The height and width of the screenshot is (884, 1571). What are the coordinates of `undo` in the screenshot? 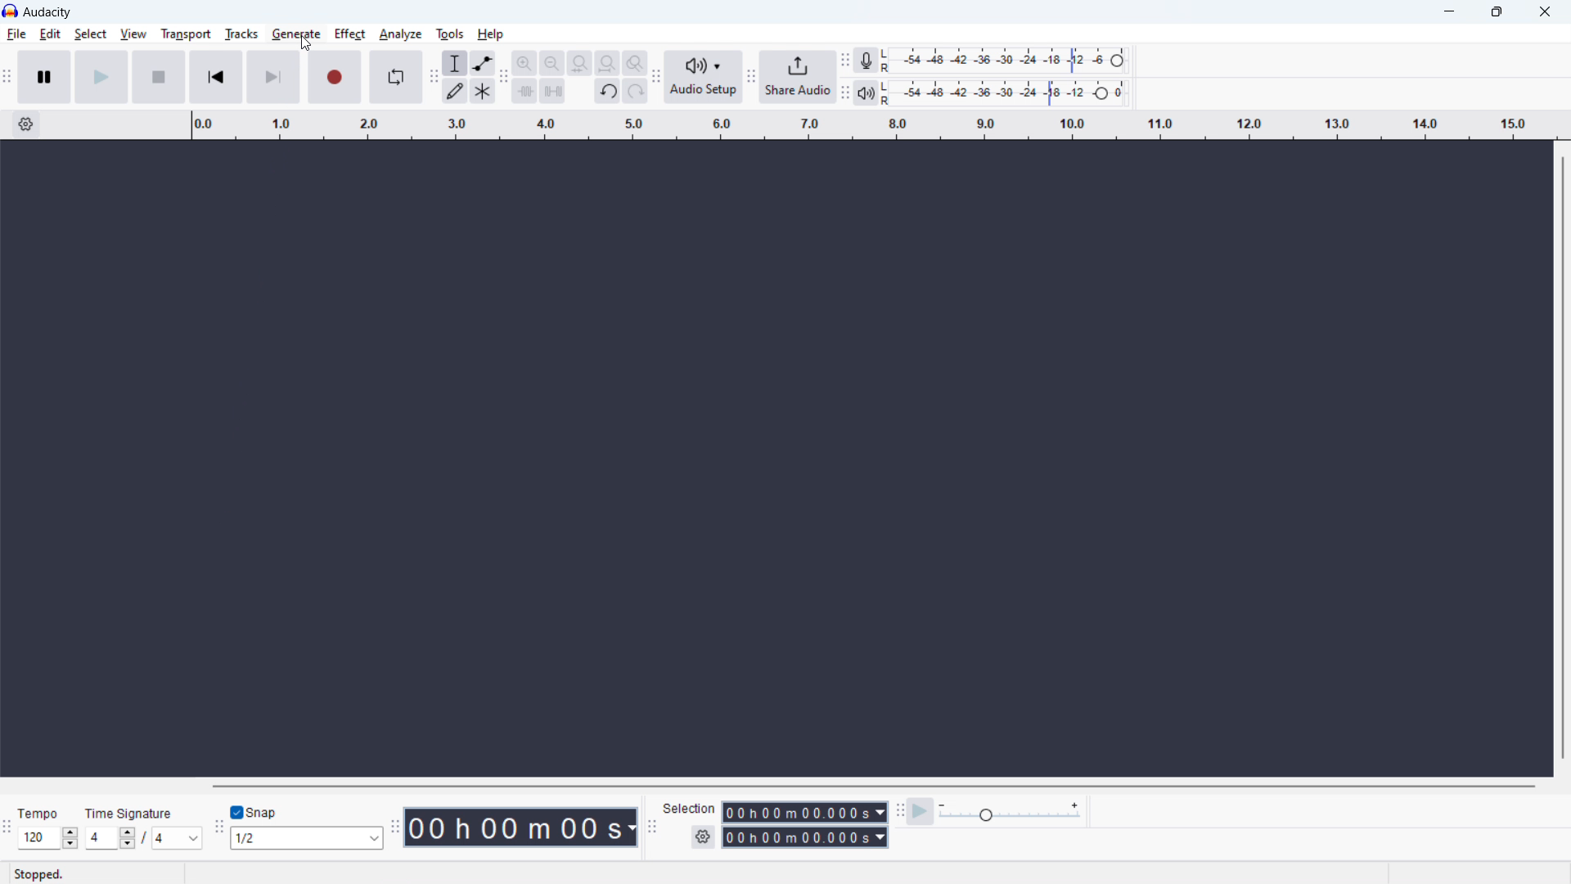 It's located at (607, 91).